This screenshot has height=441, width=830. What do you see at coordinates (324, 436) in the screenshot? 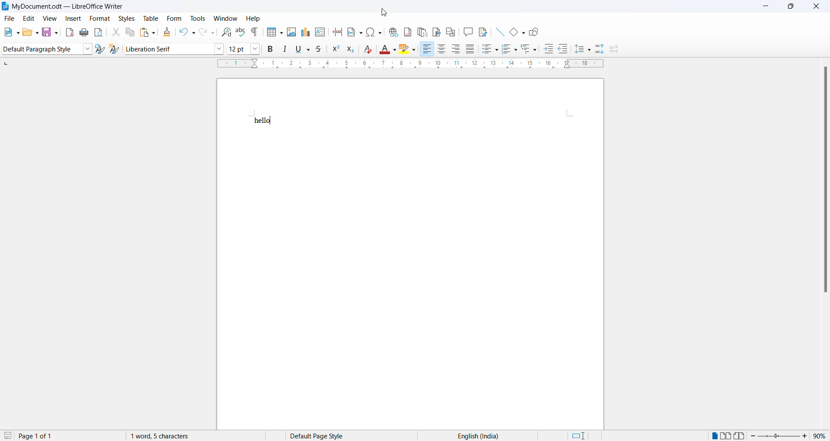
I see `Selected pages style` at bounding box center [324, 436].